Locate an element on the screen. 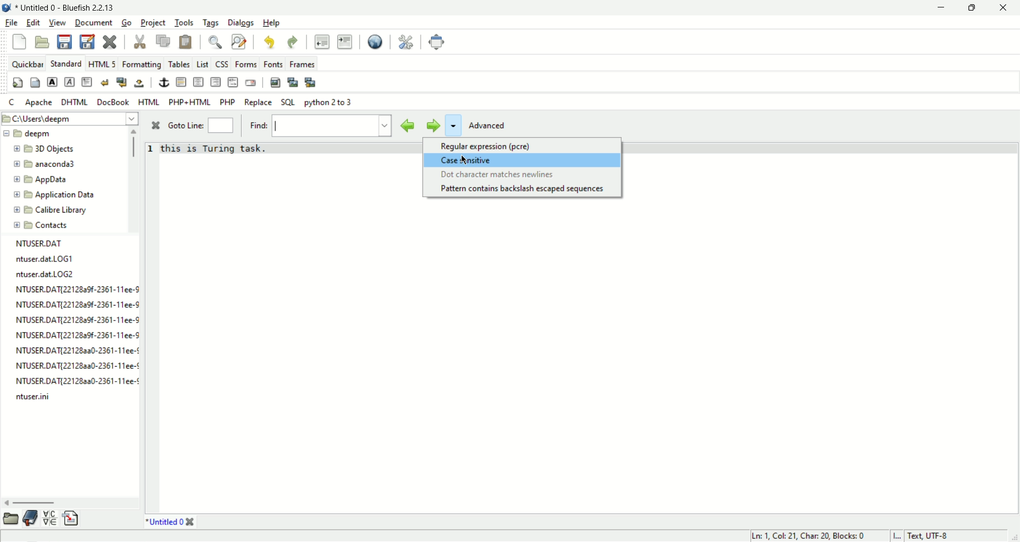 This screenshot has width=1020, height=542. close is located at coordinates (190, 522).